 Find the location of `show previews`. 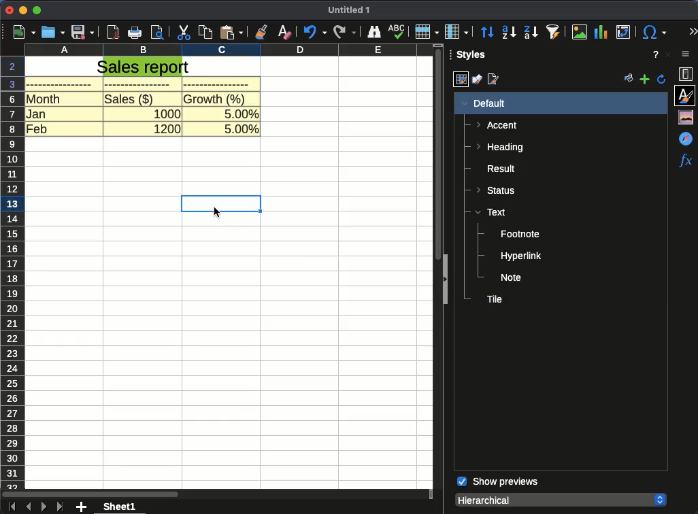

show previews is located at coordinates (498, 482).